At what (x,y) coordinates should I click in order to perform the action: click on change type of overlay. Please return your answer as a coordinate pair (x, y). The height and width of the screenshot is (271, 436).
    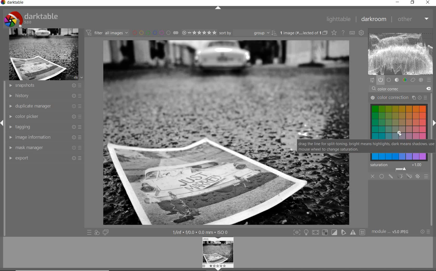
    Looking at the image, I should click on (334, 33).